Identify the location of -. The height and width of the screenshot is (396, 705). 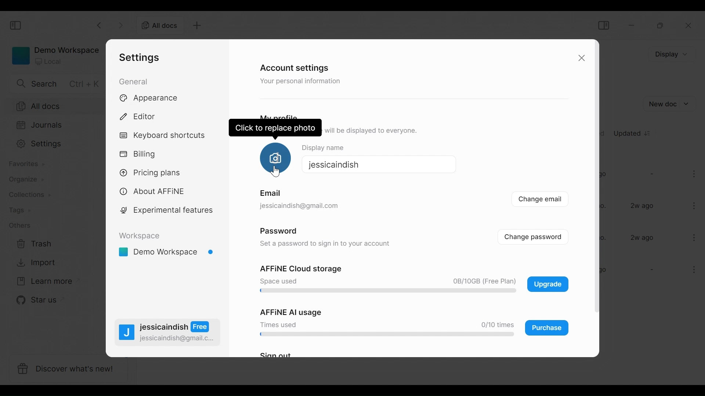
(651, 270).